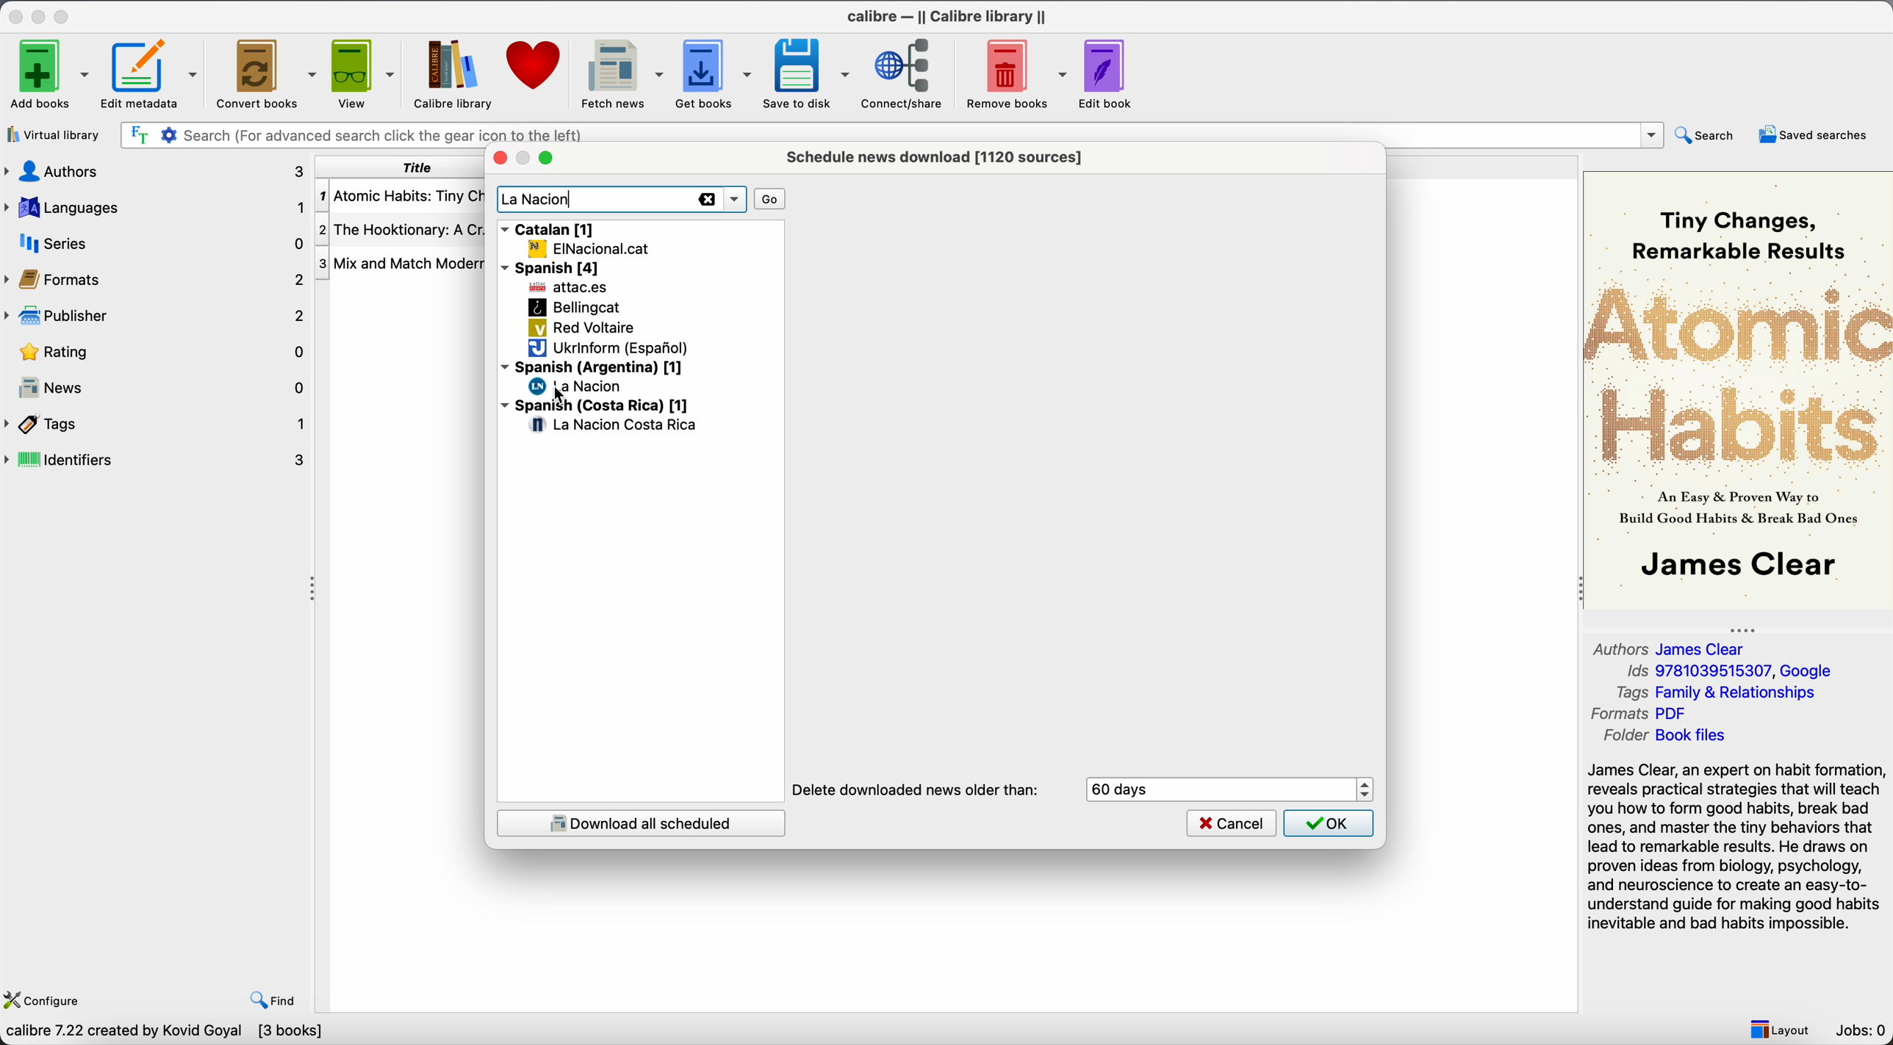 The height and width of the screenshot is (1045, 1893). Describe the element at coordinates (555, 393) in the screenshot. I see `cursor` at that location.